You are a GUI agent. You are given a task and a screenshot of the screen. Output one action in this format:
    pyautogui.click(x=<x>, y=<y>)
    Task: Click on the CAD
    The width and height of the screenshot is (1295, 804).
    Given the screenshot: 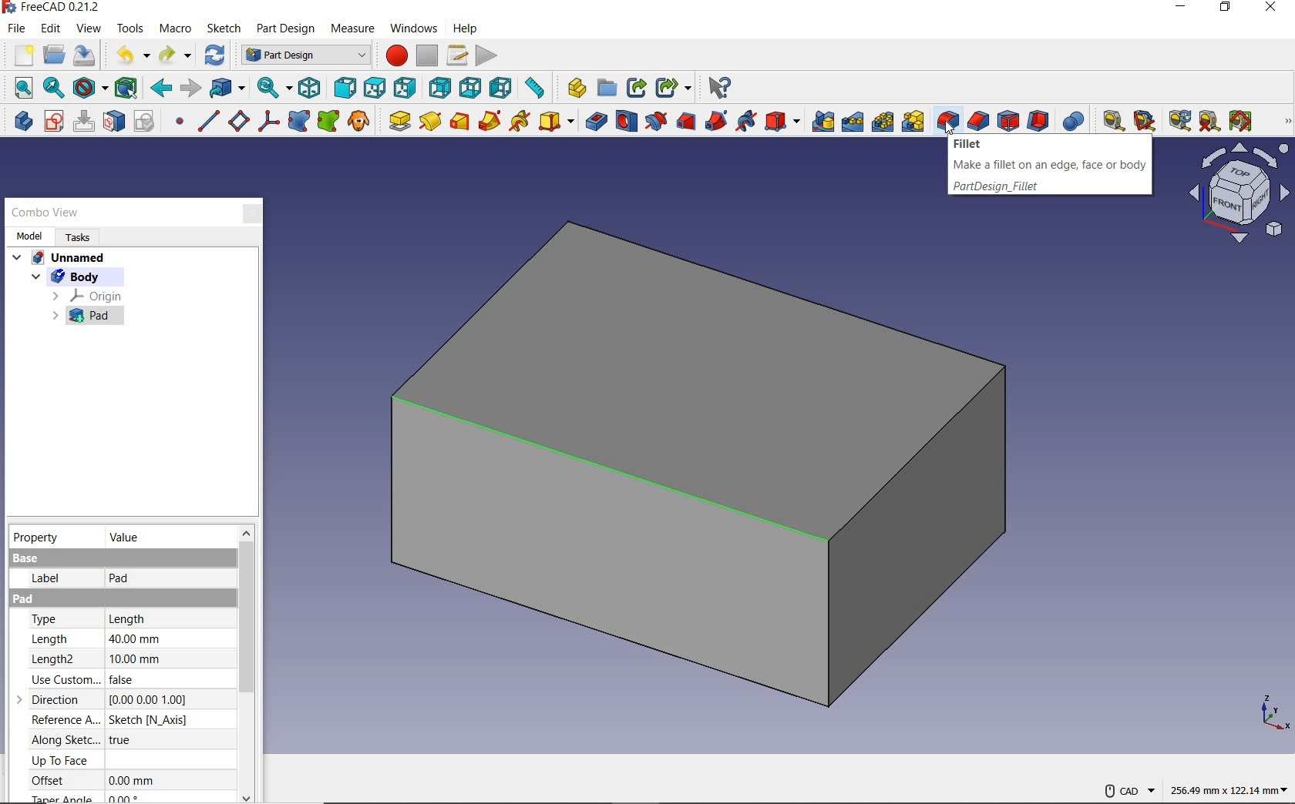 What is the action you would take?
    pyautogui.click(x=1128, y=791)
    